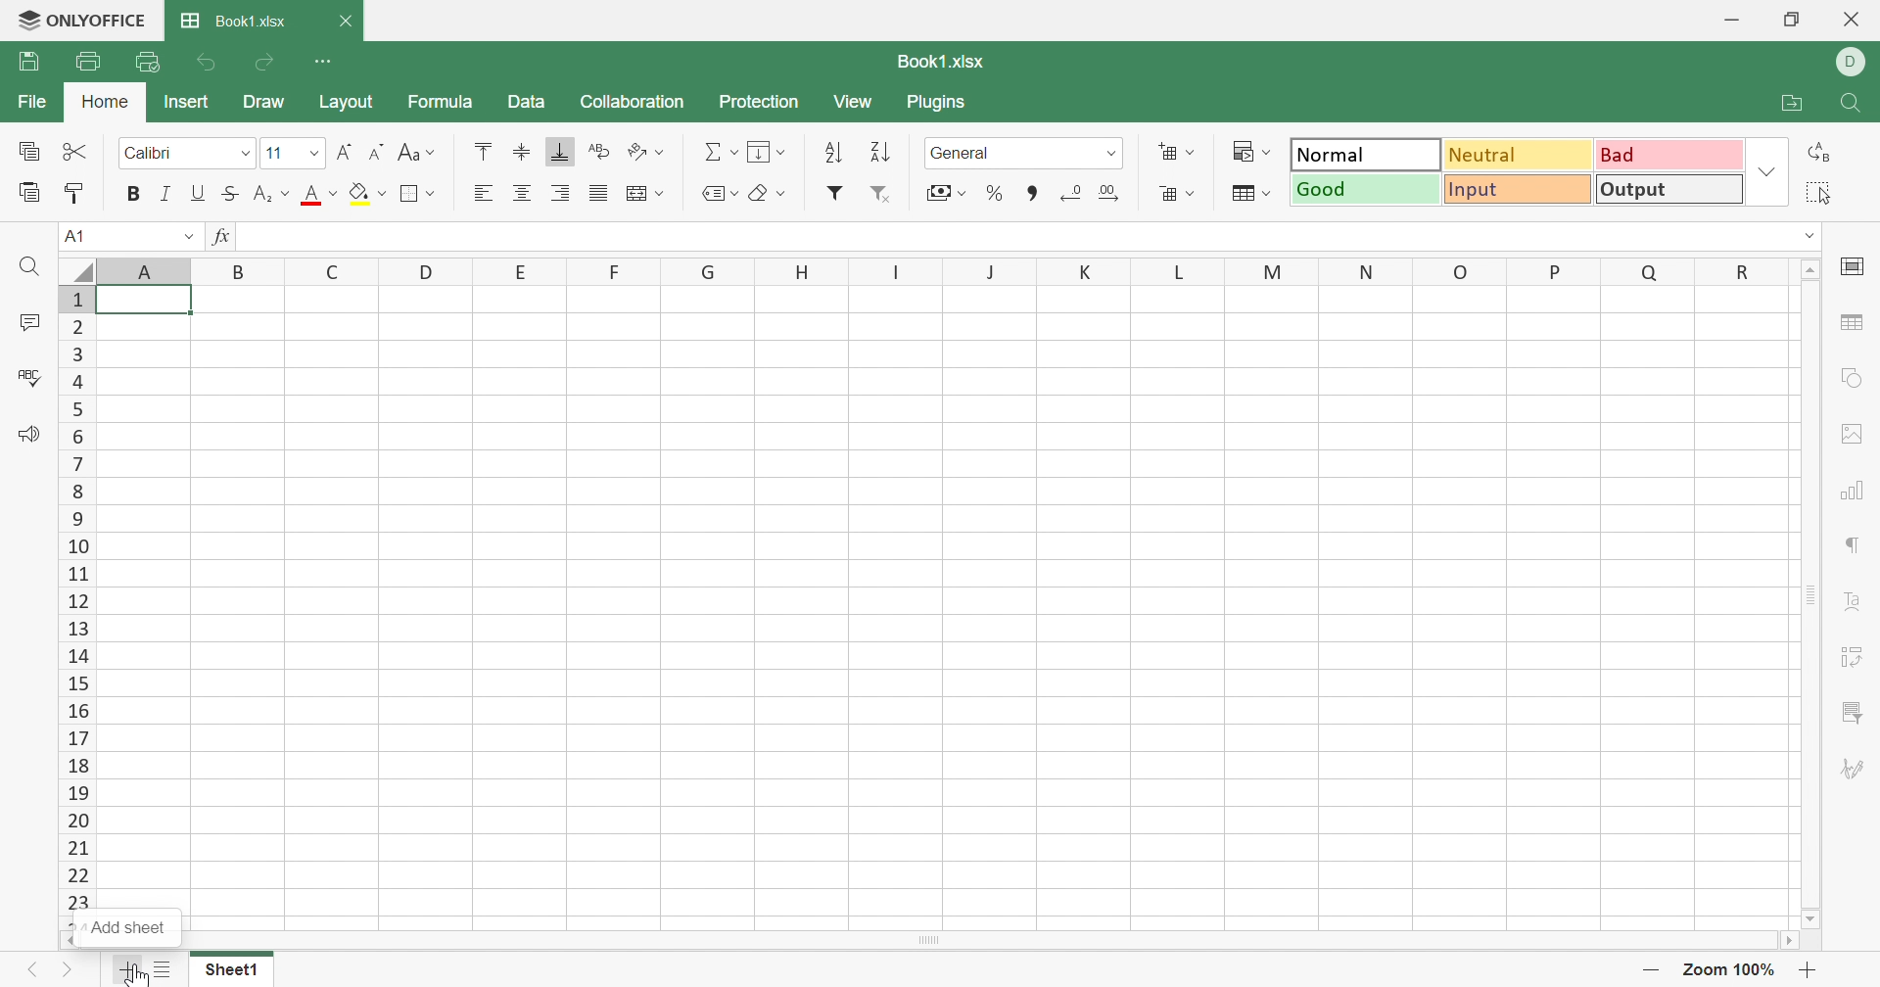 The image size is (1880, 987). Describe the element at coordinates (1365, 273) in the screenshot. I see `N` at that location.